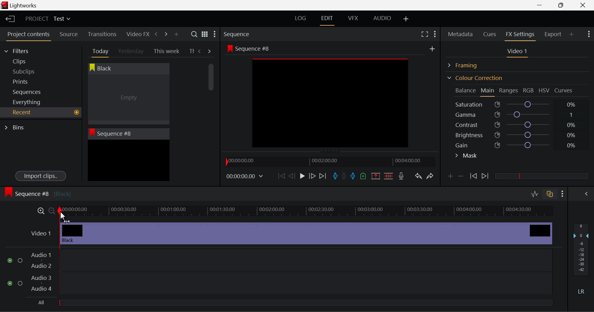 The image size is (594, 312). I want to click on Bins, so click(16, 127).